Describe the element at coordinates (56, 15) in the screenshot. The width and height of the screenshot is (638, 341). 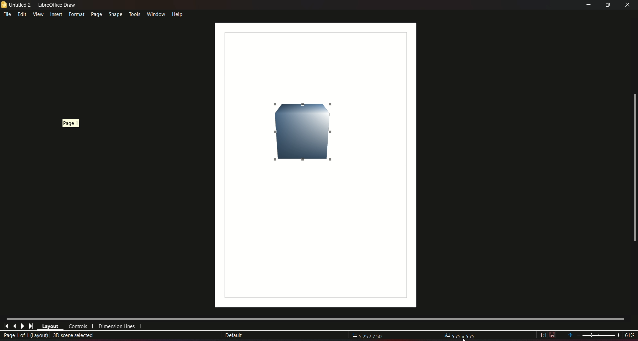
I see `insert` at that location.